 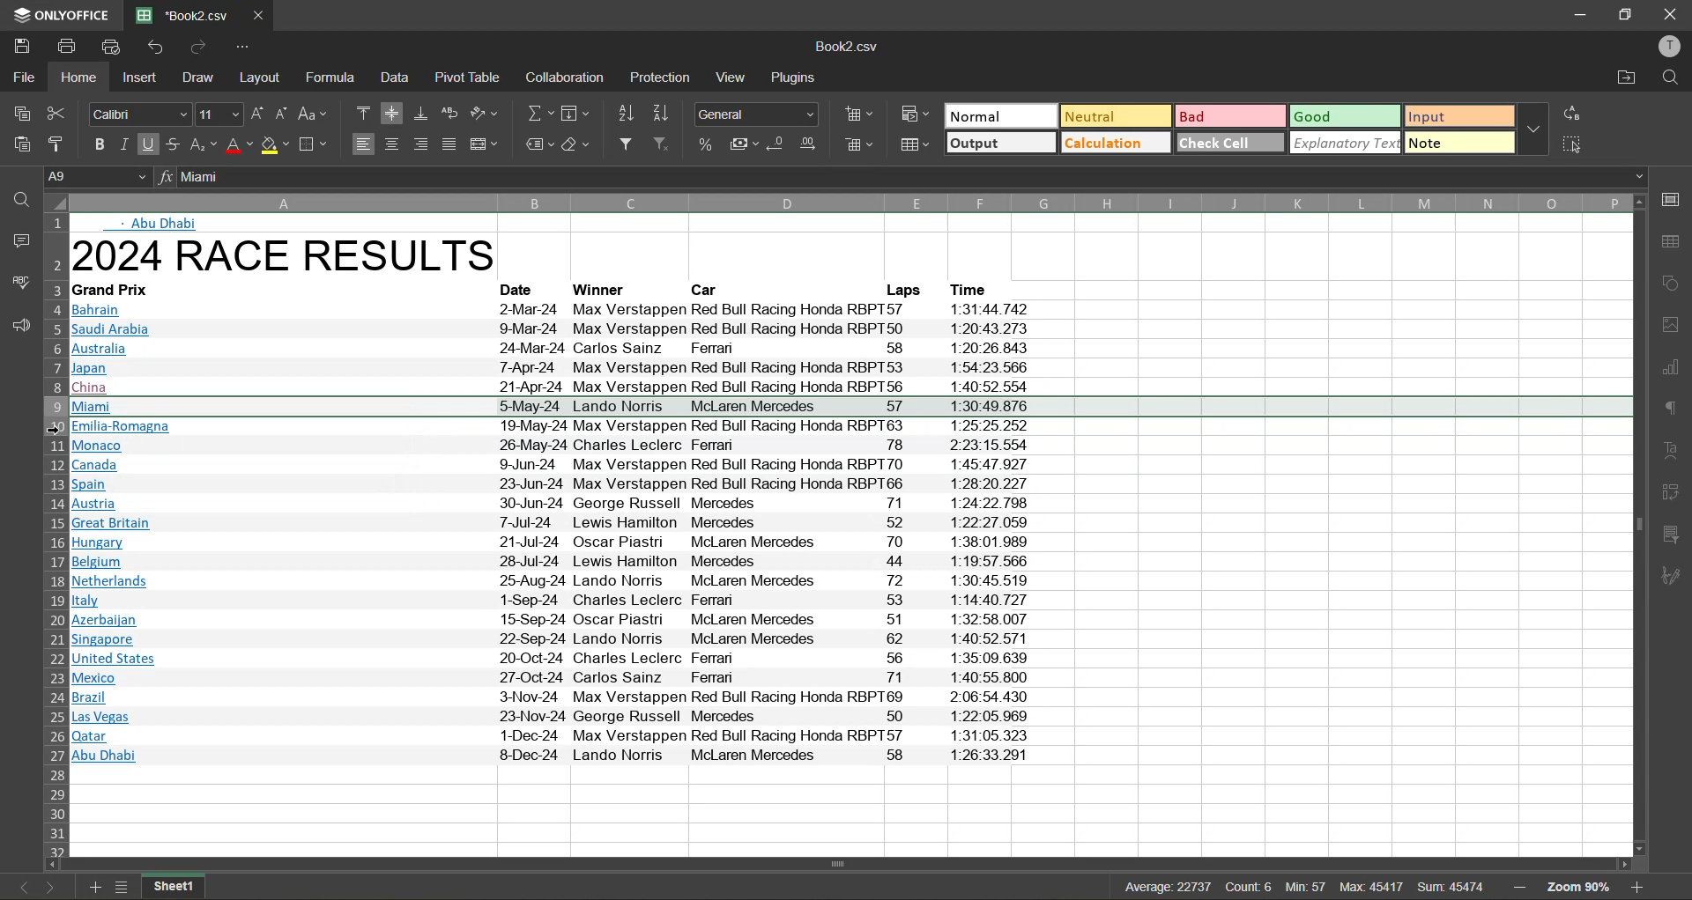 What do you see at coordinates (553, 310) in the screenshot?
I see `Bahrain 2-Mar-24 Max Verstappen Red Bull Racing Honda RBPT57 1:31:44.742` at bounding box center [553, 310].